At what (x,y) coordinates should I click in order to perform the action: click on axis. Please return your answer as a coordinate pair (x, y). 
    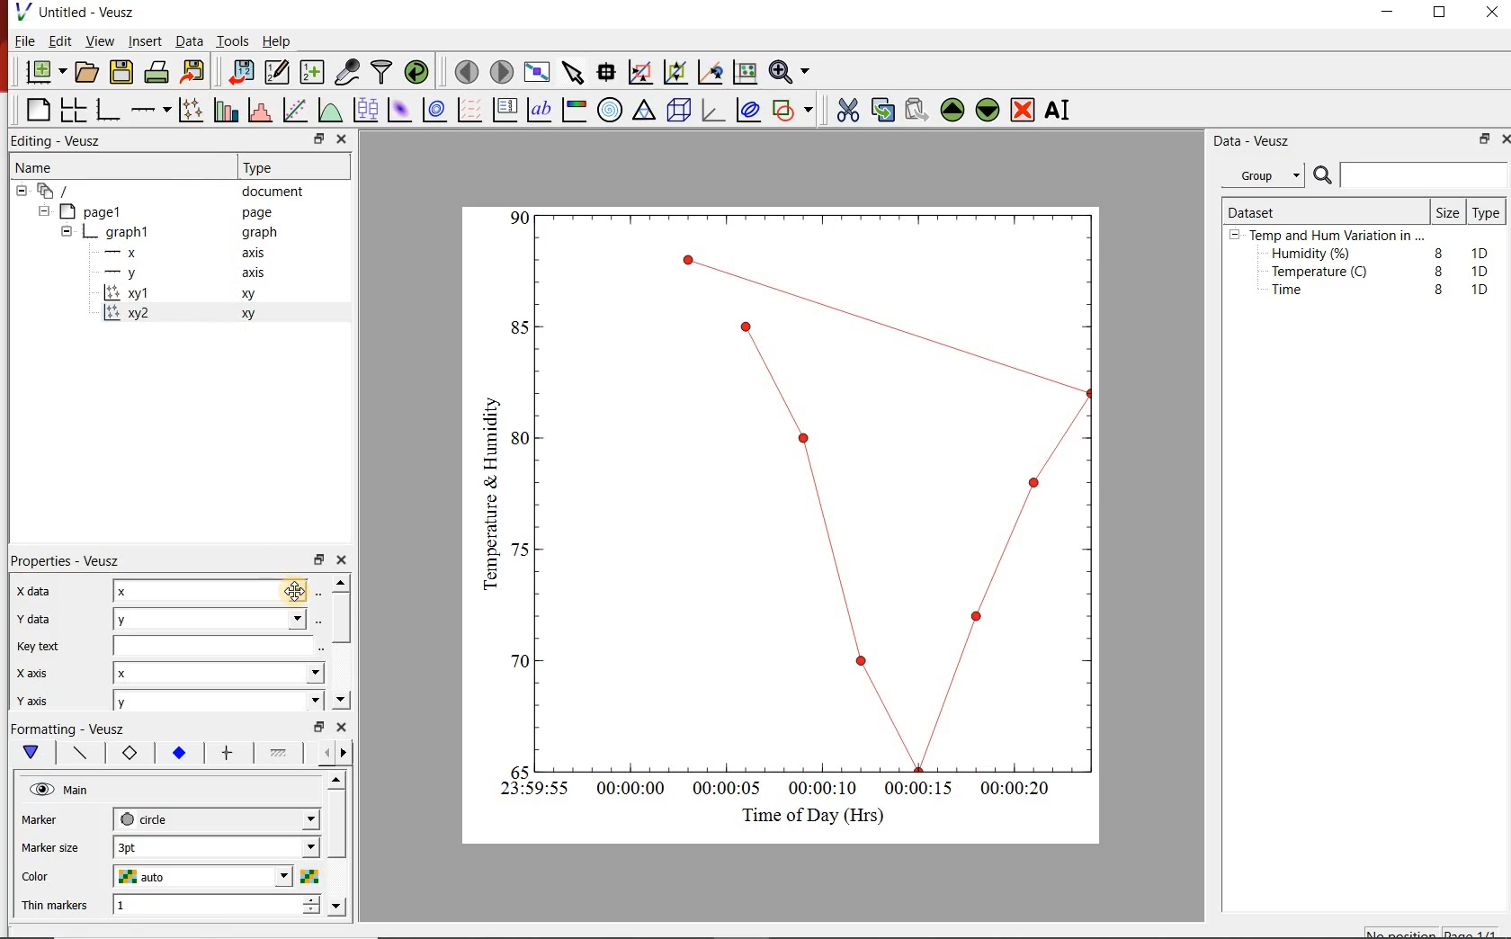
    Looking at the image, I should click on (259, 255).